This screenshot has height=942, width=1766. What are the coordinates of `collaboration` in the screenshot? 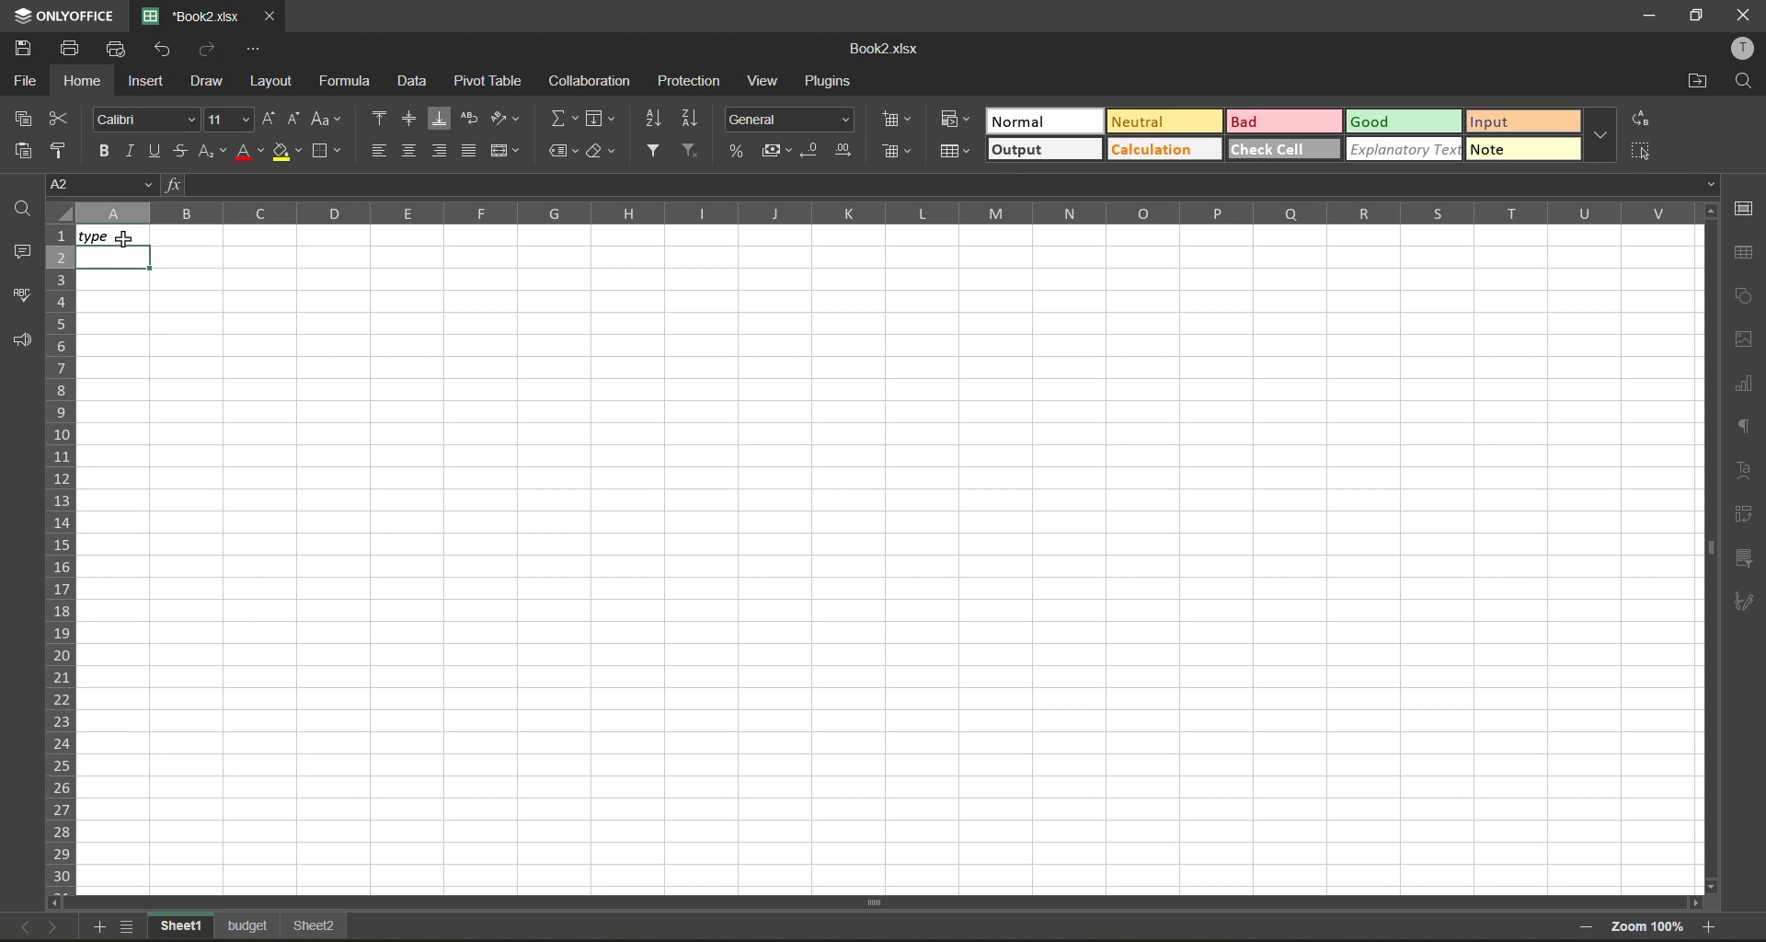 It's located at (593, 84).